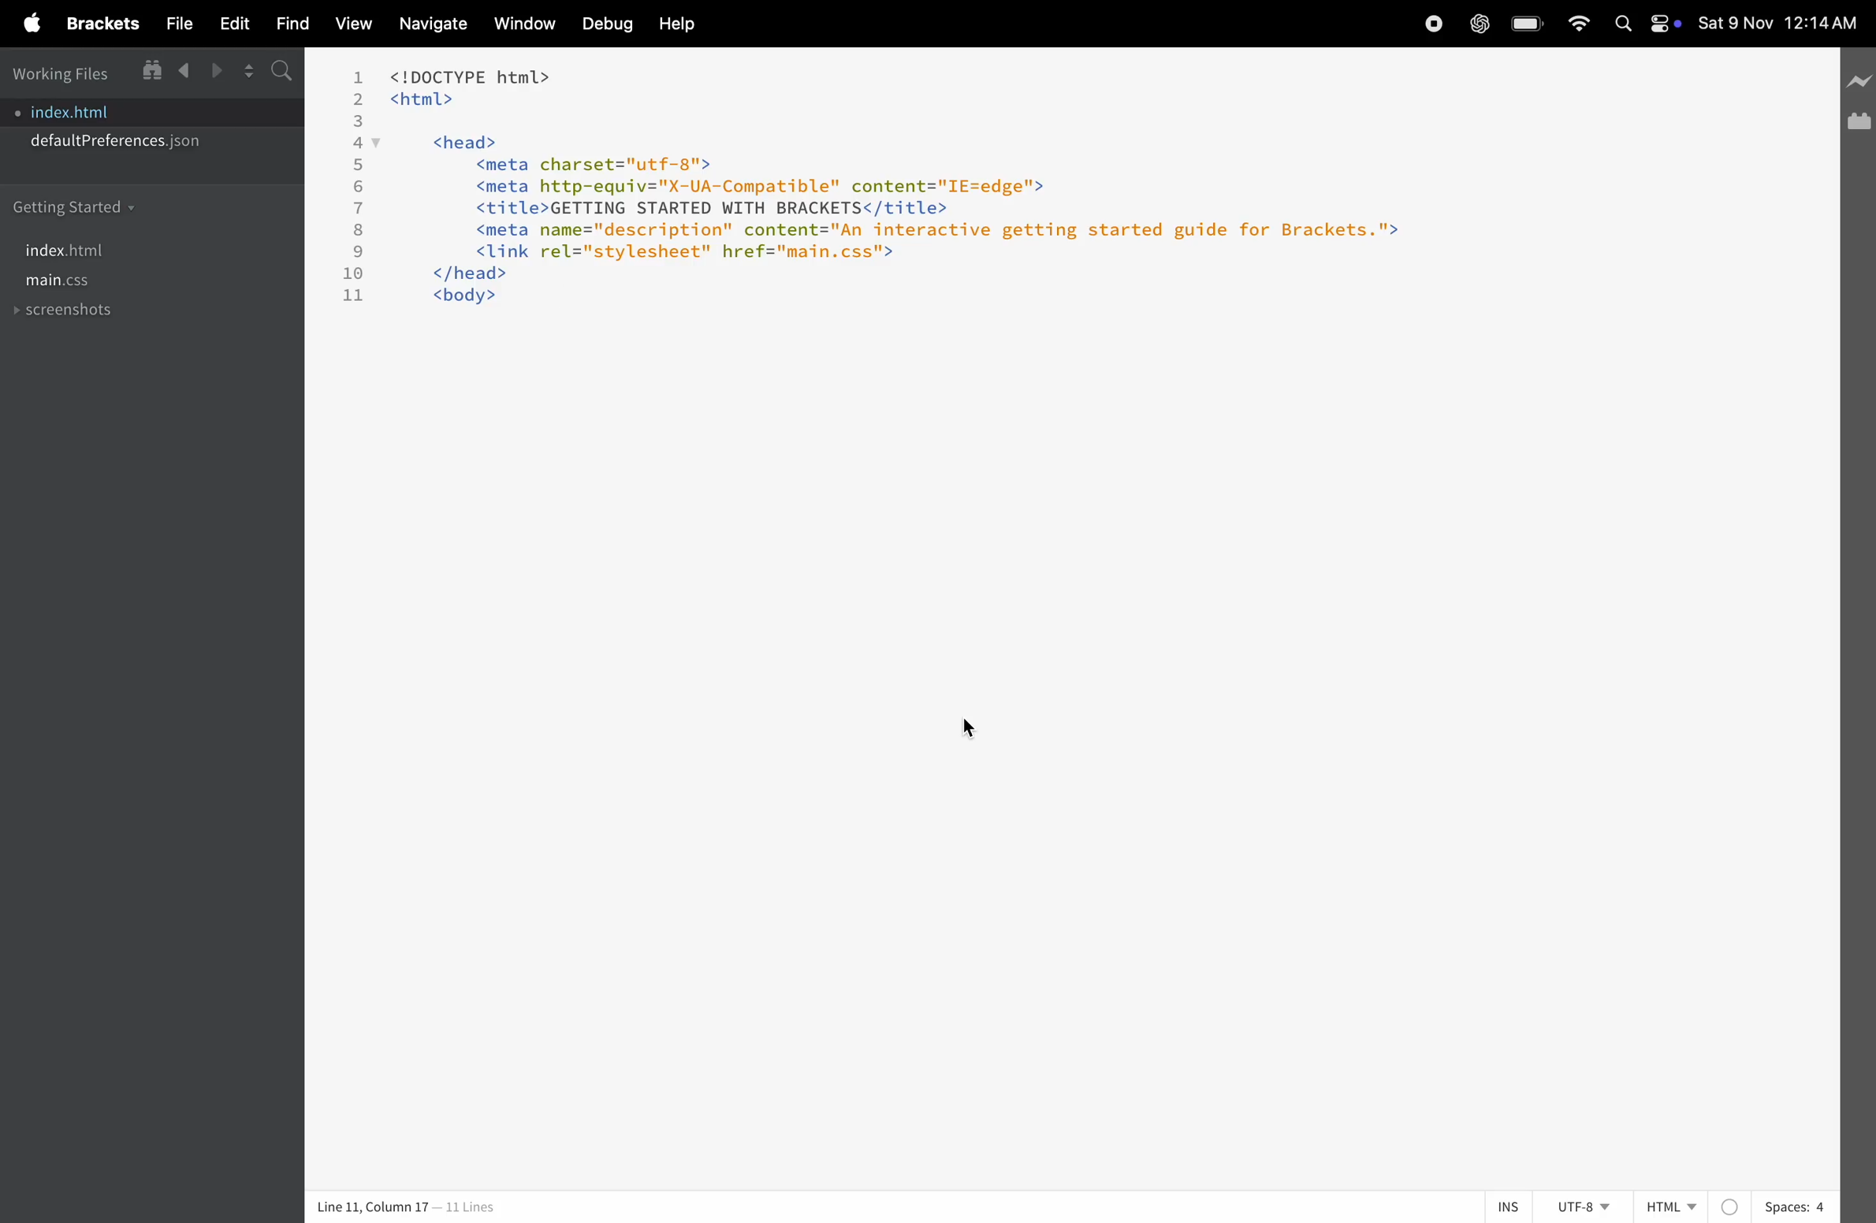  I want to click on default prefrences, so click(149, 143).